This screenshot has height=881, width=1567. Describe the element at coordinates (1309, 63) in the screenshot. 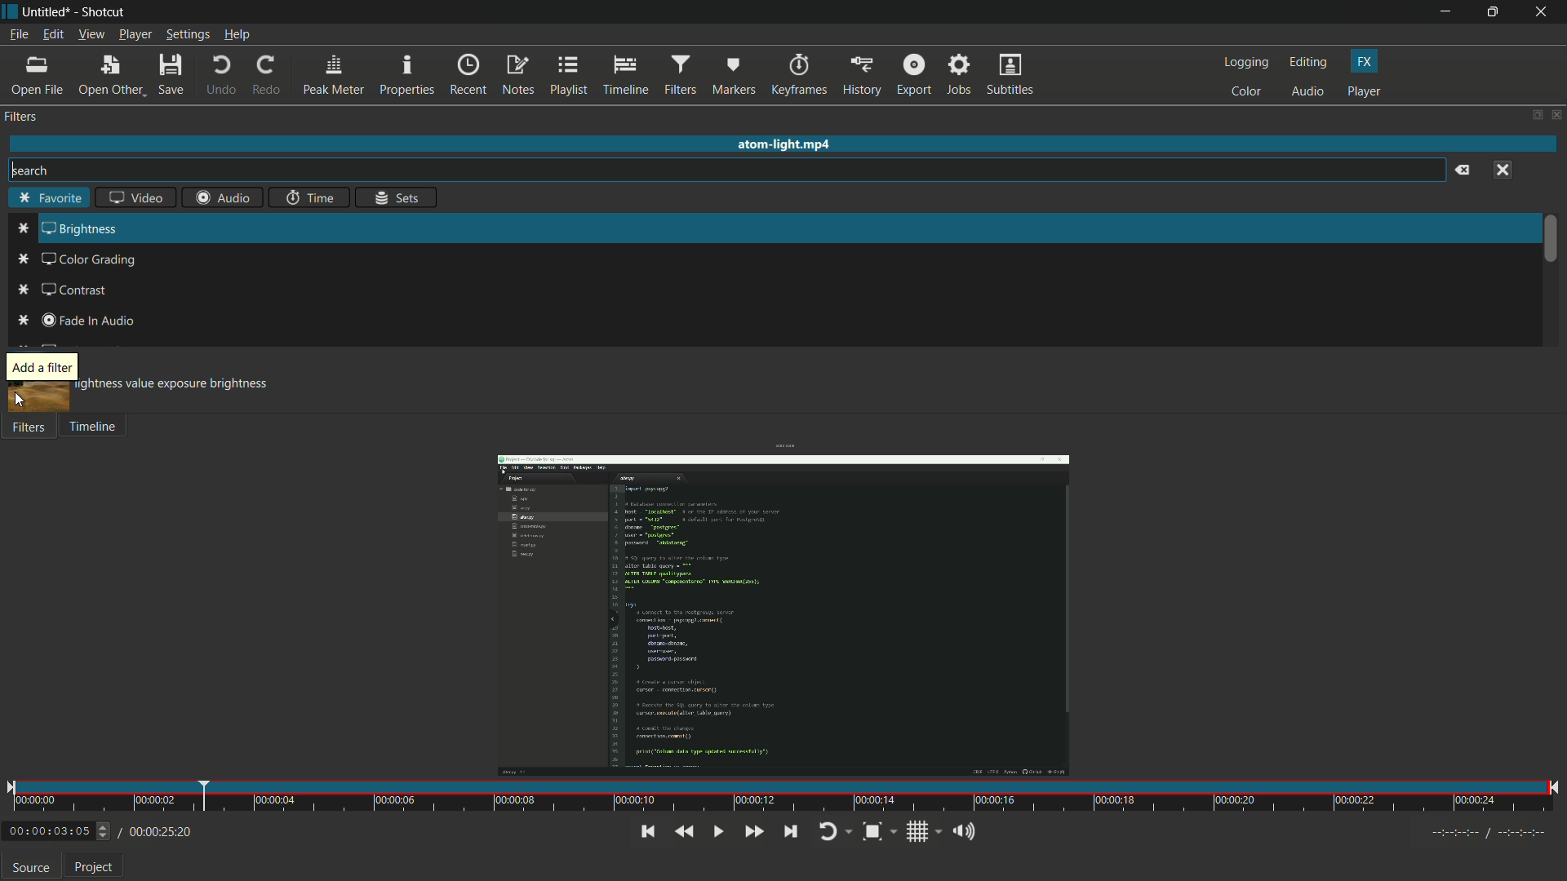

I see `editing` at that location.